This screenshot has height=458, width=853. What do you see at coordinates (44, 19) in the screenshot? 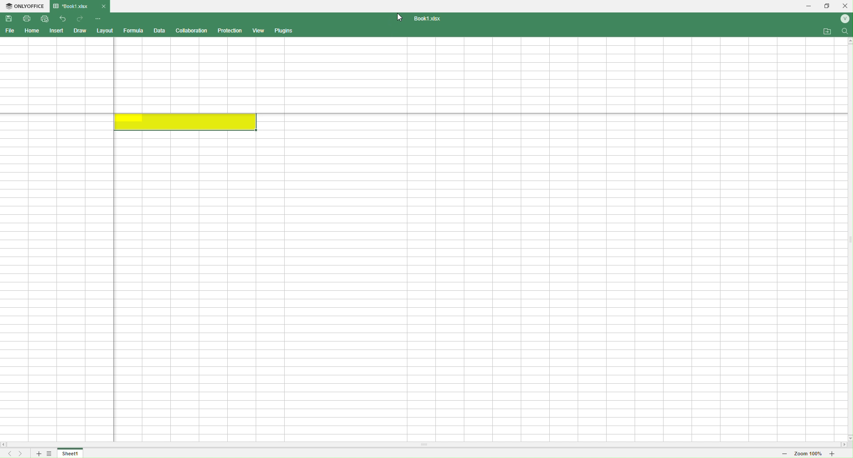
I see `Quick print` at bounding box center [44, 19].